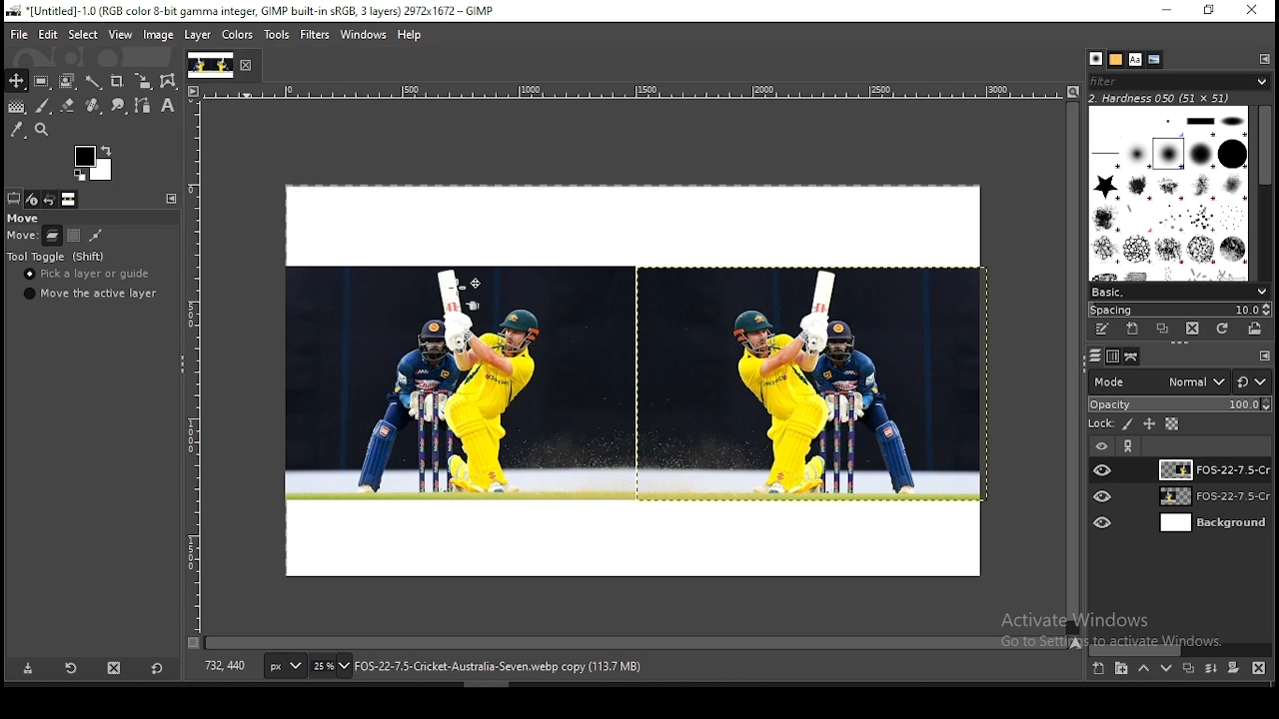 The image size is (1279, 719). Describe the element at coordinates (1167, 671) in the screenshot. I see `move layer on step down` at that location.